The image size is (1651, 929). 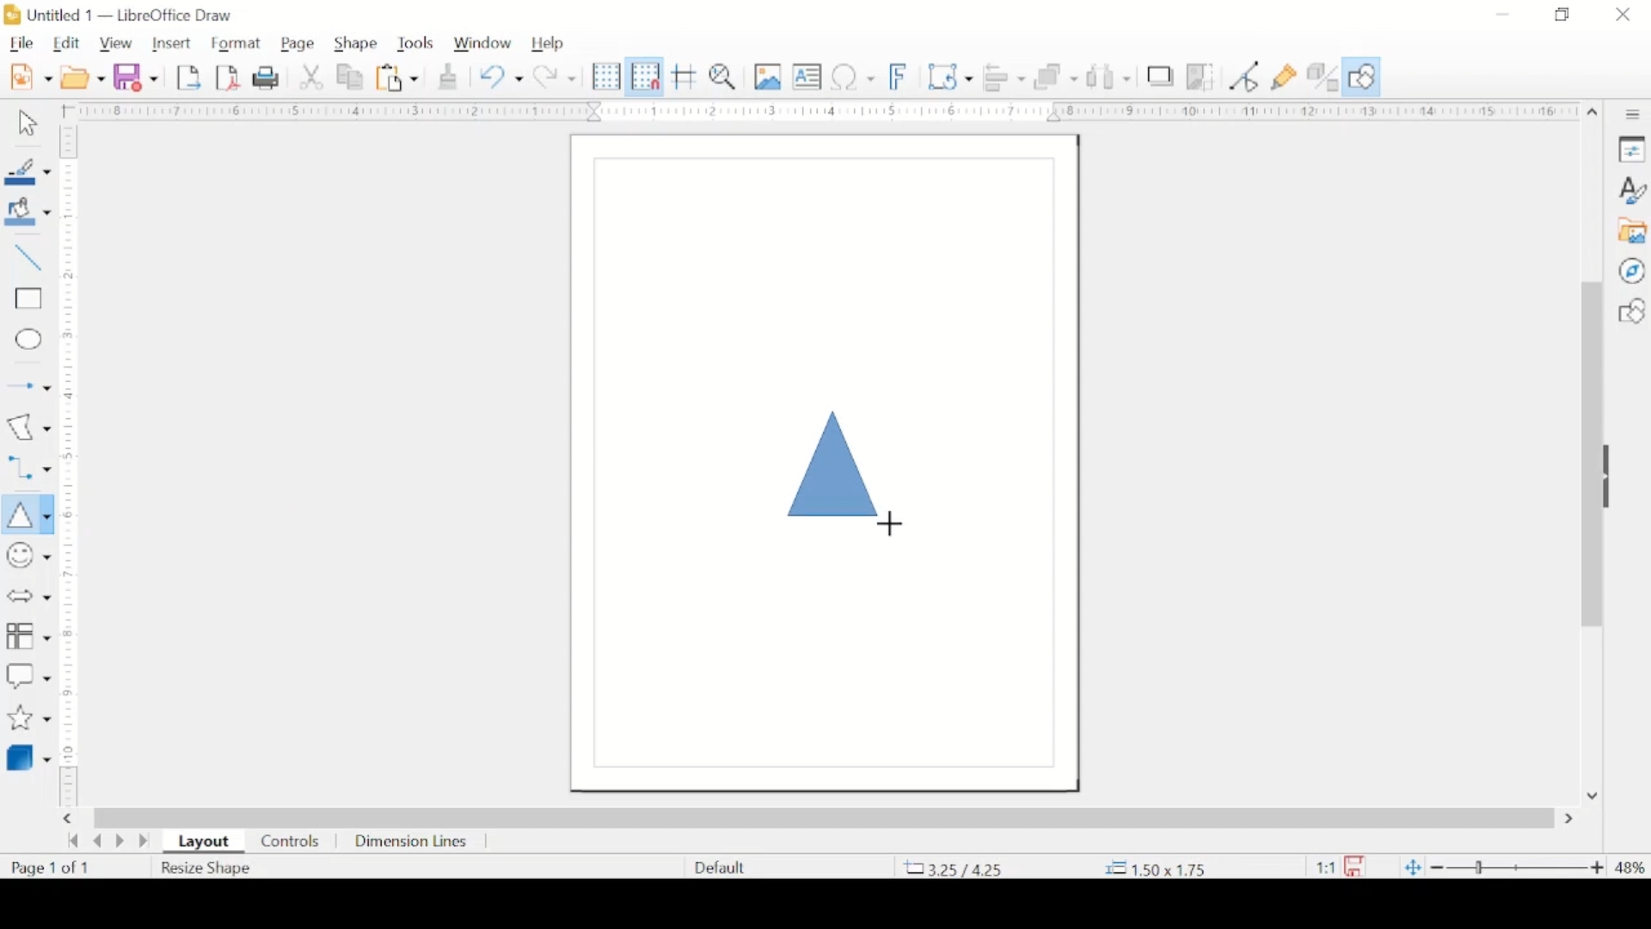 I want to click on page count, so click(x=49, y=868).